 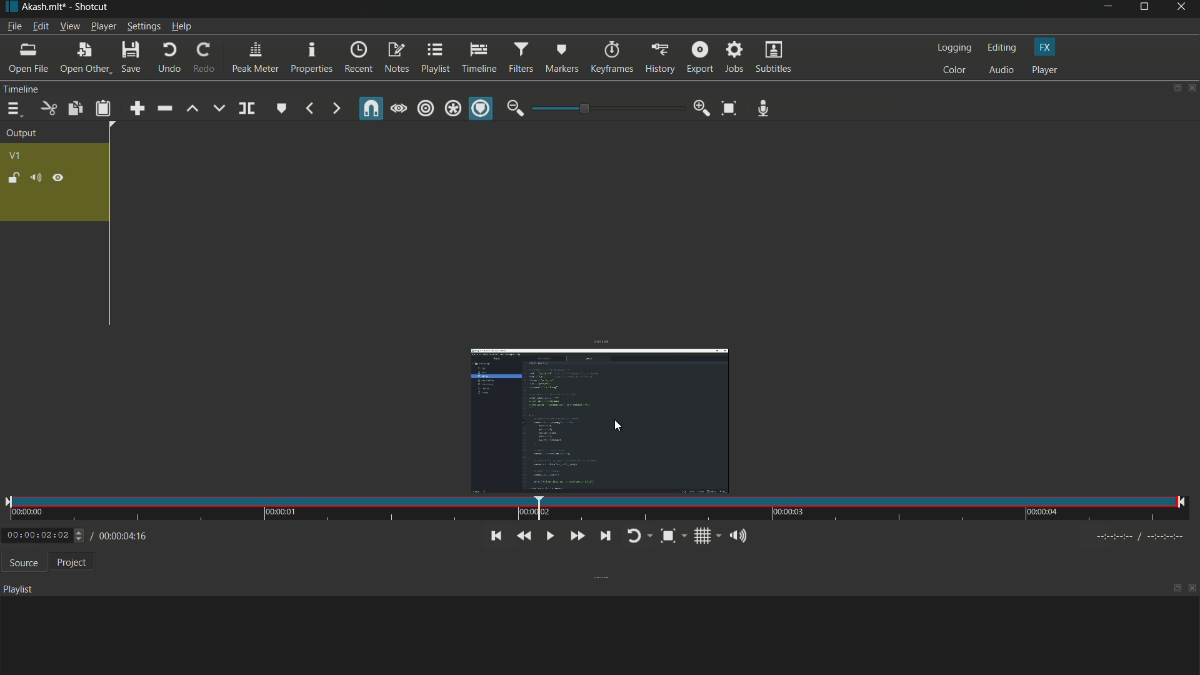 What do you see at coordinates (524, 536) in the screenshot?
I see `quickly play backward` at bounding box center [524, 536].